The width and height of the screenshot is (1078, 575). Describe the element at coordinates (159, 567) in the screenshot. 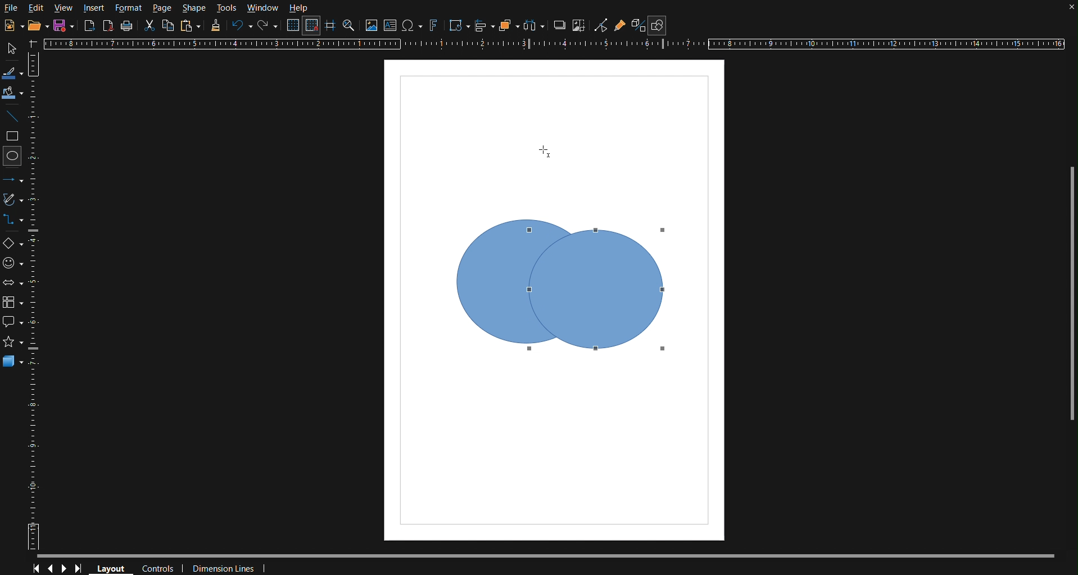

I see `Controls` at that location.